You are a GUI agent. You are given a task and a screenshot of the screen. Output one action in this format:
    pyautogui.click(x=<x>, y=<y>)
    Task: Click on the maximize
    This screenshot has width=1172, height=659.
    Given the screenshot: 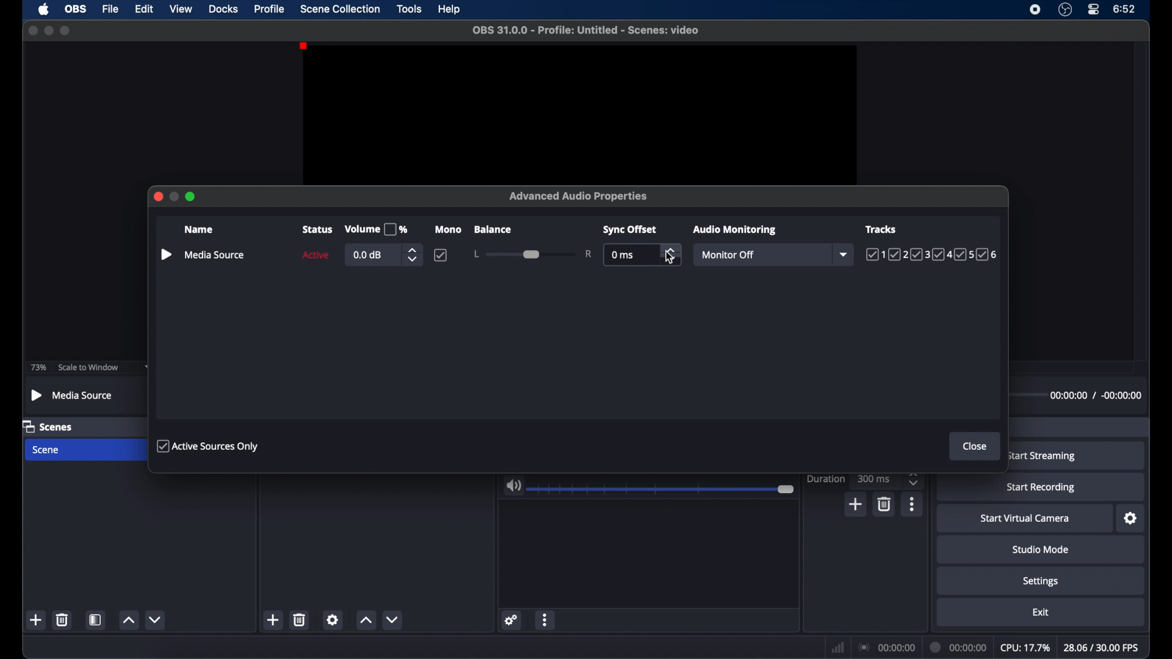 What is the action you would take?
    pyautogui.click(x=66, y=31)
    